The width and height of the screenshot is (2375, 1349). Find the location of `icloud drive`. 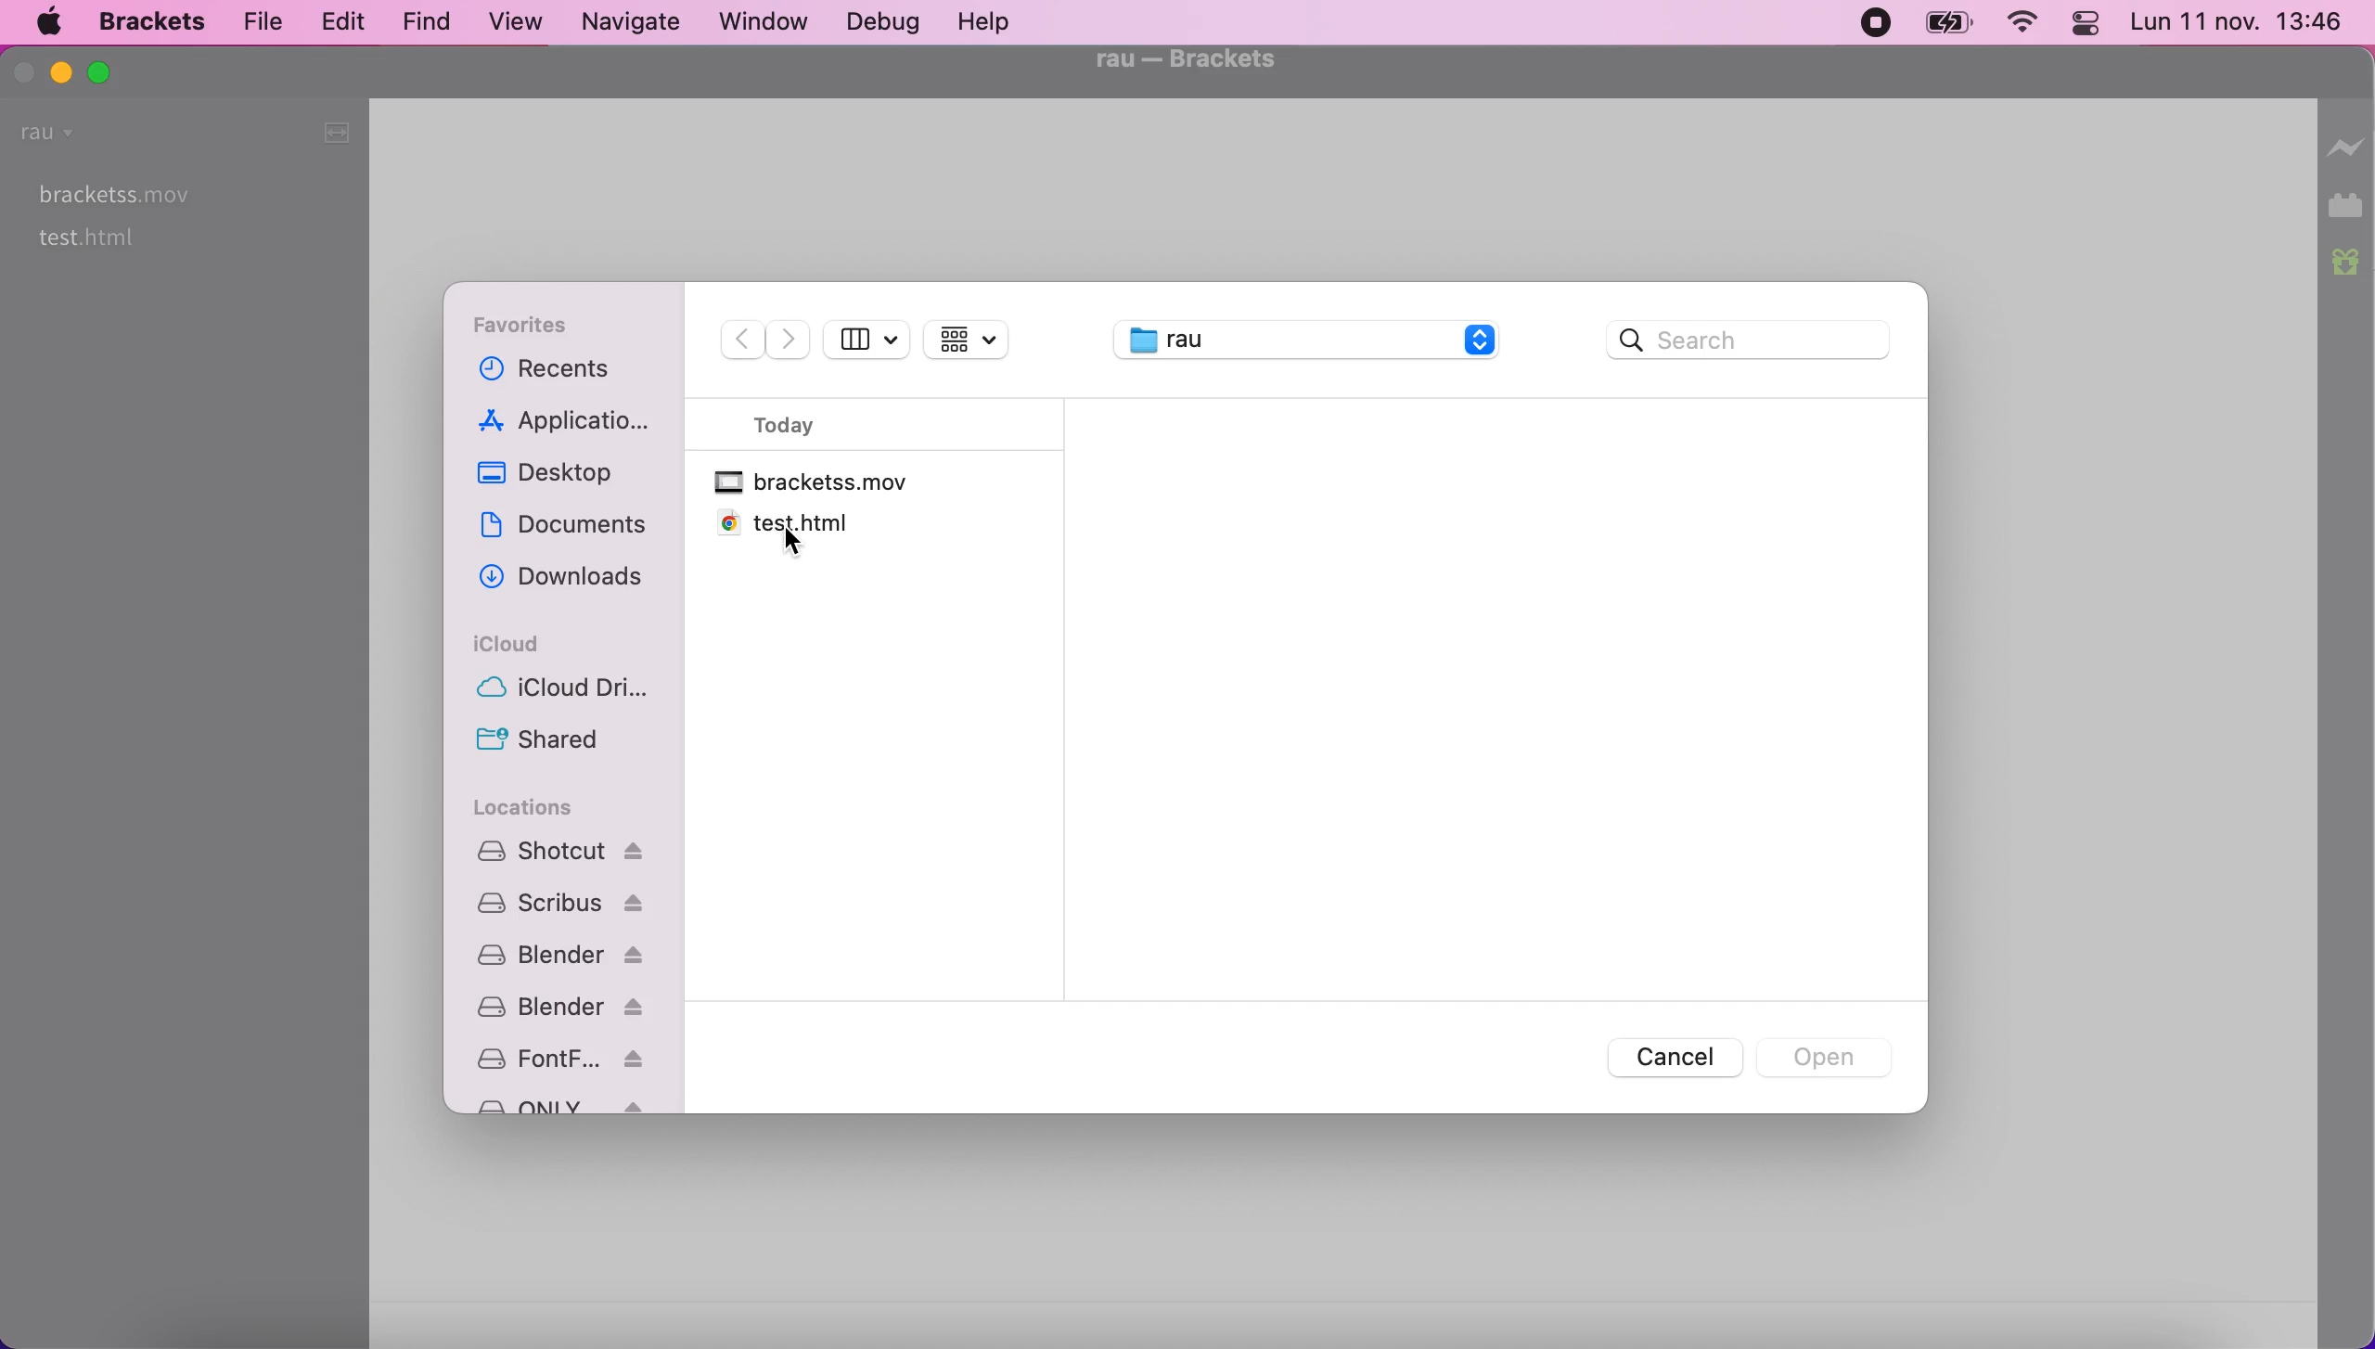

icloud drive is located at coordinates (570, 692).